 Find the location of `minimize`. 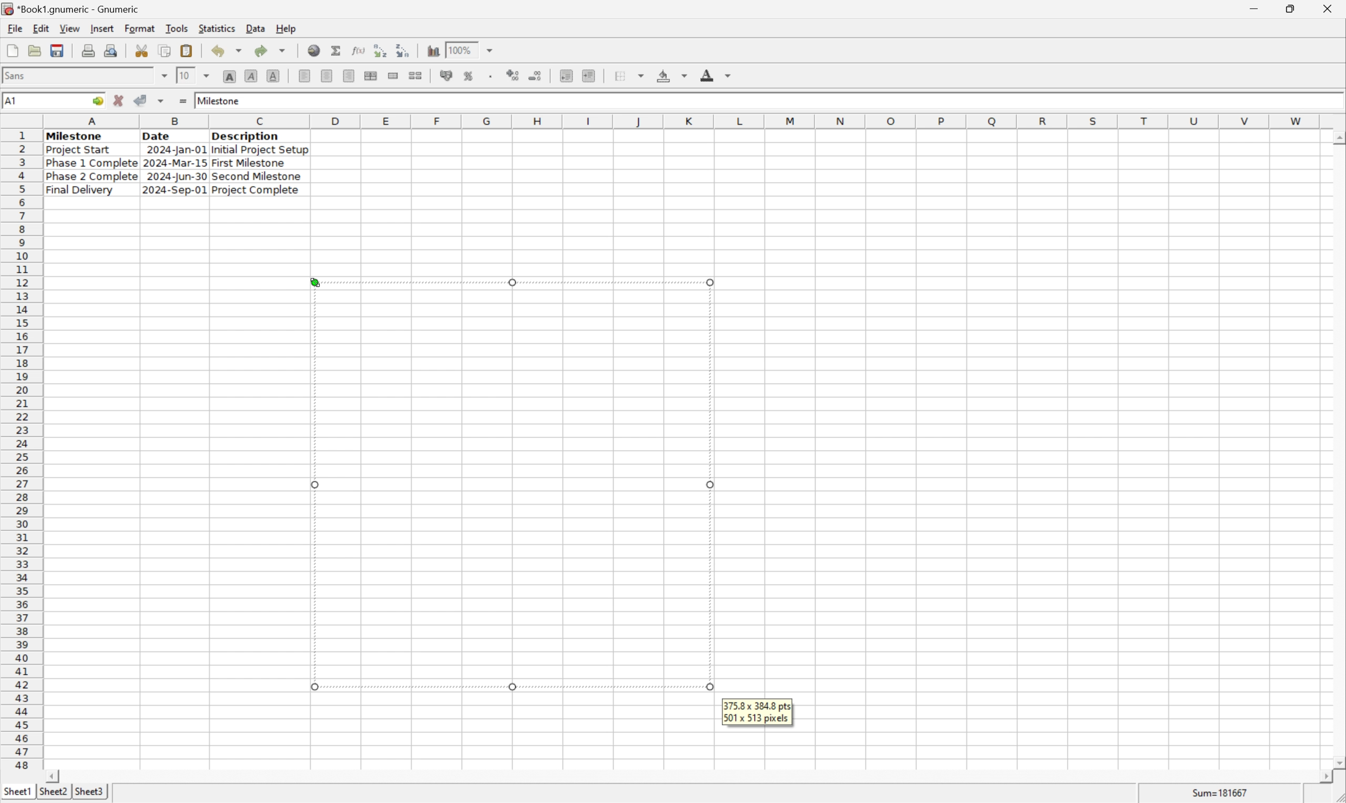

minimize is located at coordinates (1262, 7).